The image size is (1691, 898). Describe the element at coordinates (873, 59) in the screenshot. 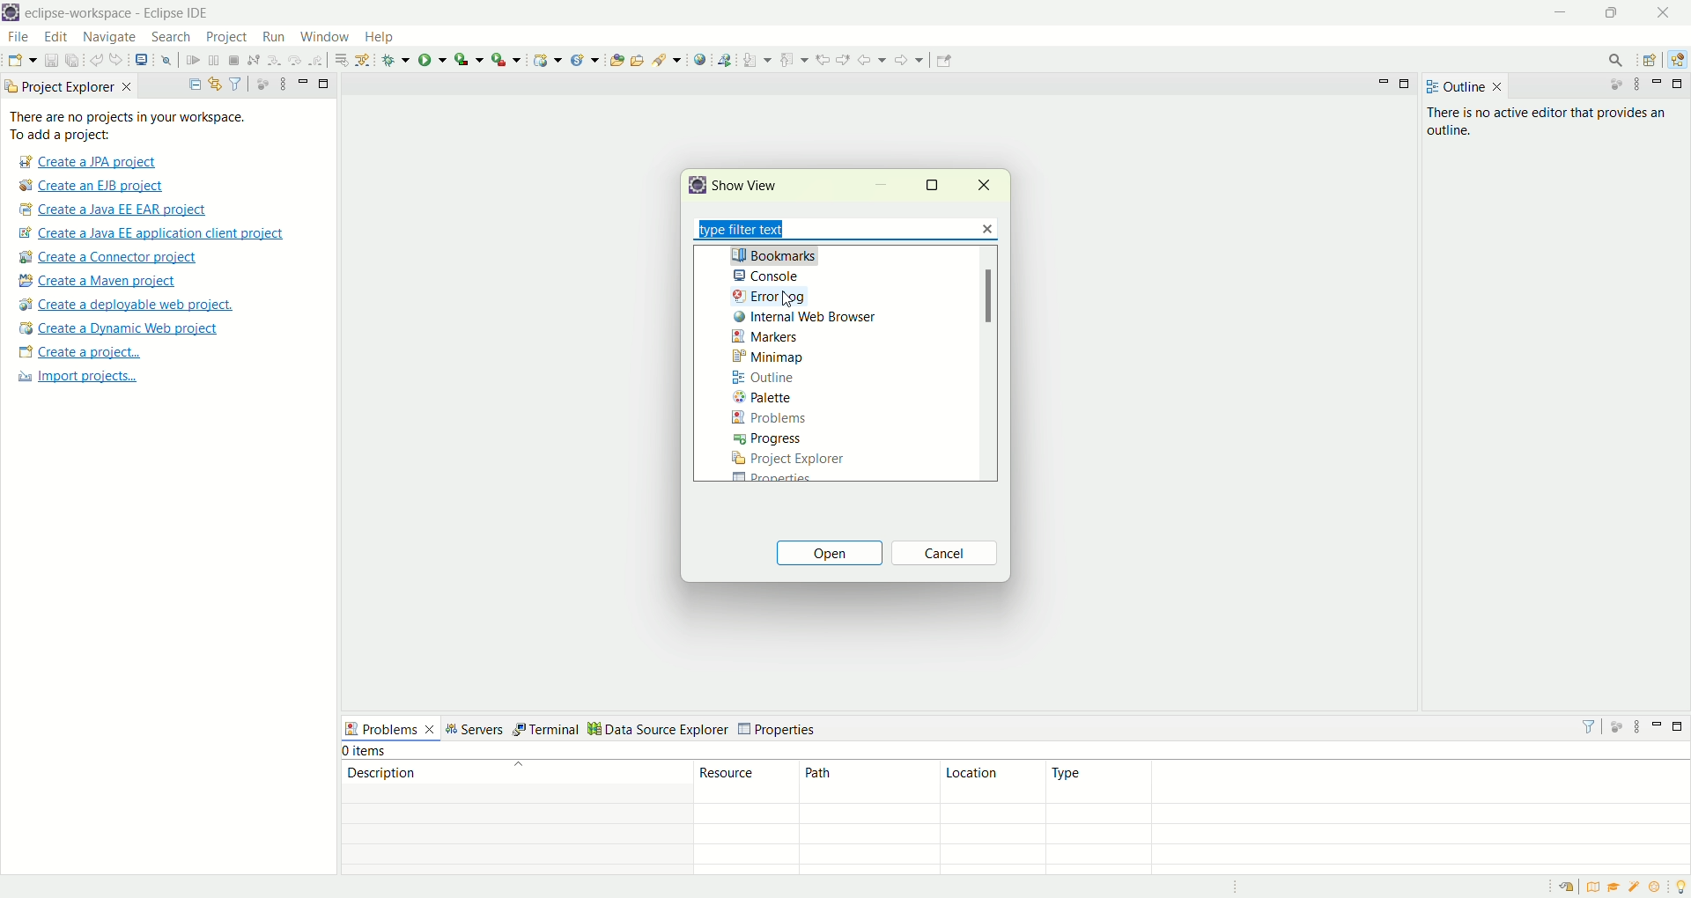

I see `back` at that location.